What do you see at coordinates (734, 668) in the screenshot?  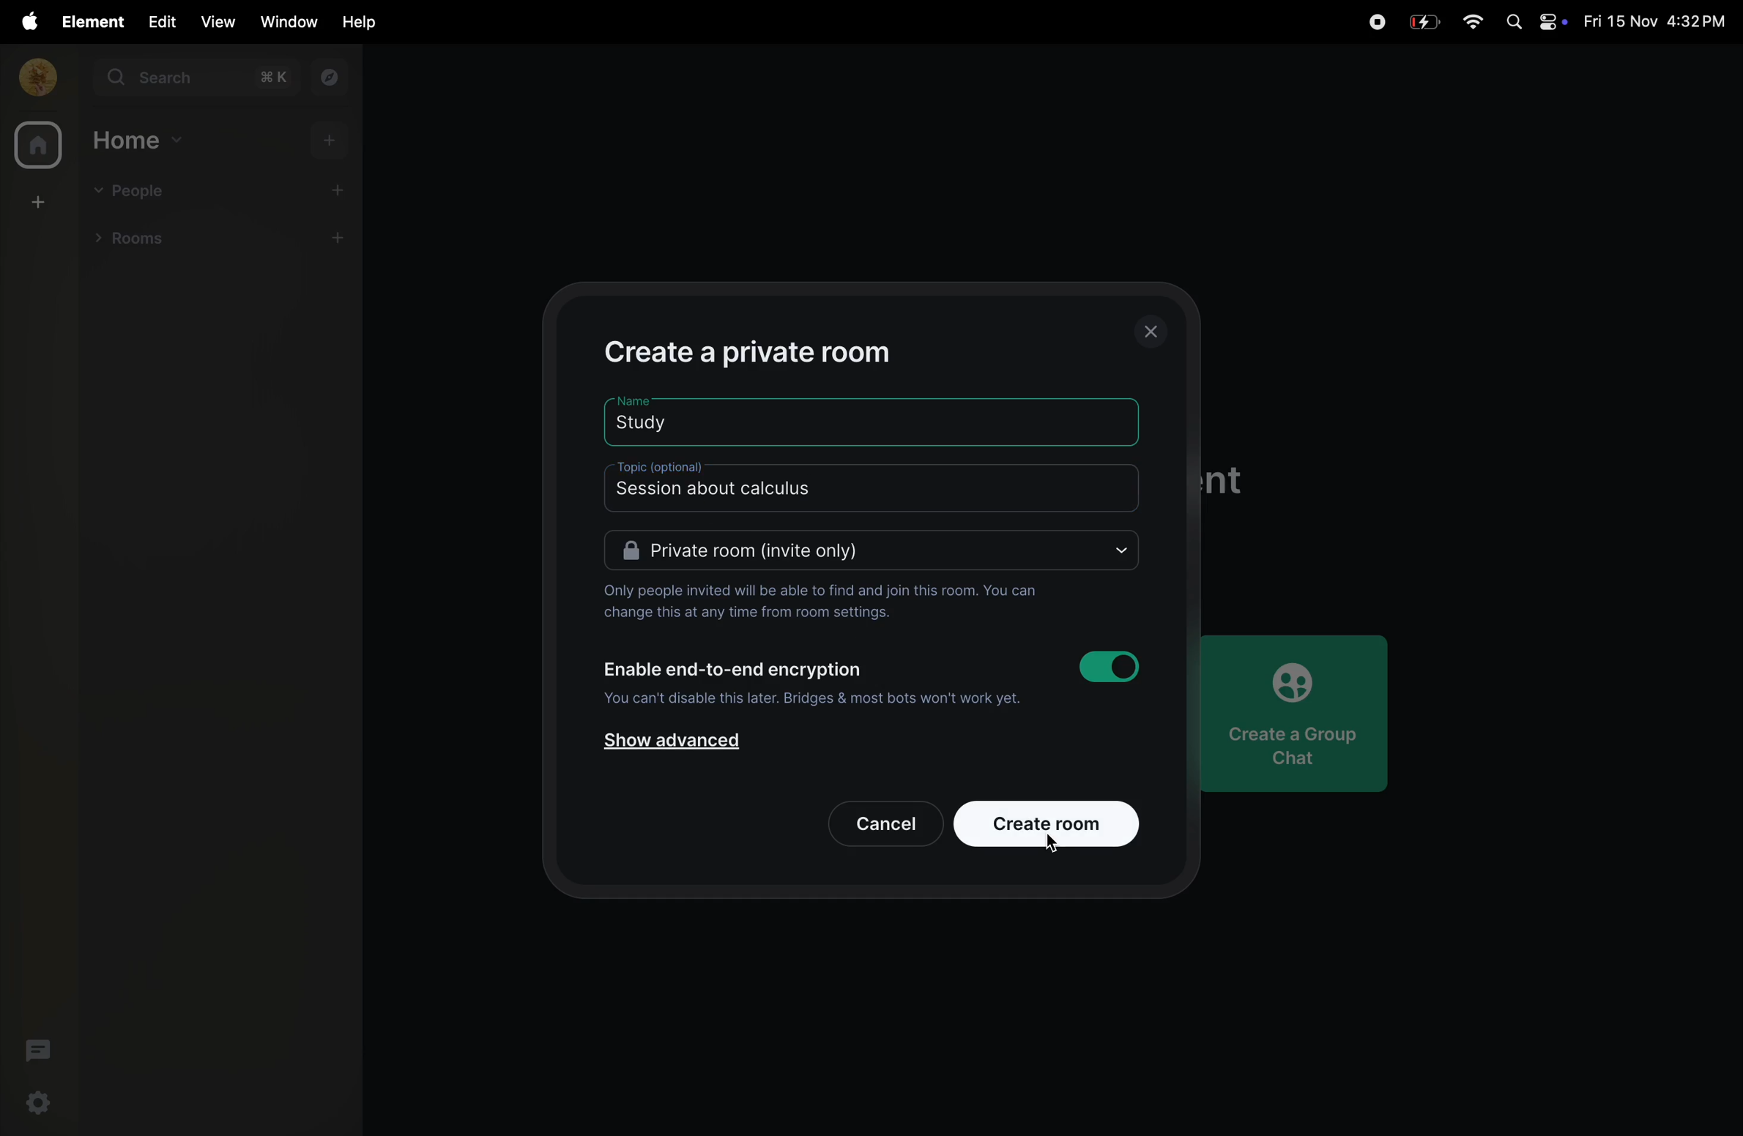 I see `Enable end to end encryption` at bounding box center [734, 668].